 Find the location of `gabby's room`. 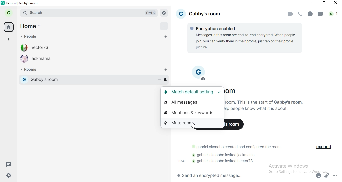

gabby's room is located at coordinates (88, 81).